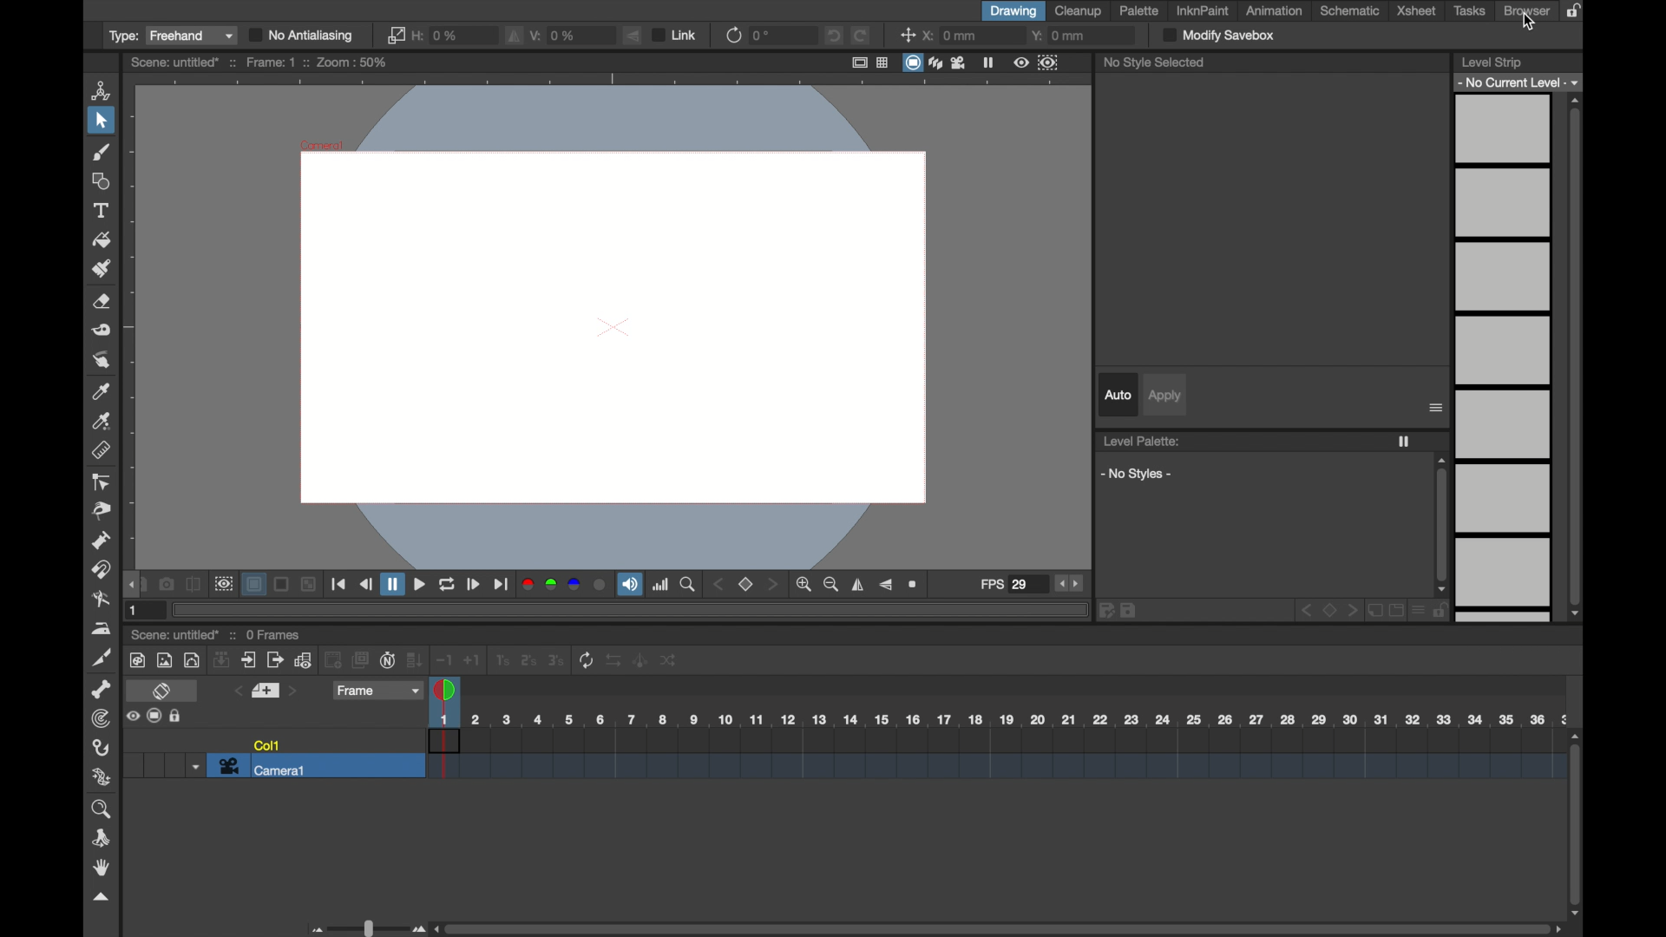  I want to click on more tools, so click(403, 659).